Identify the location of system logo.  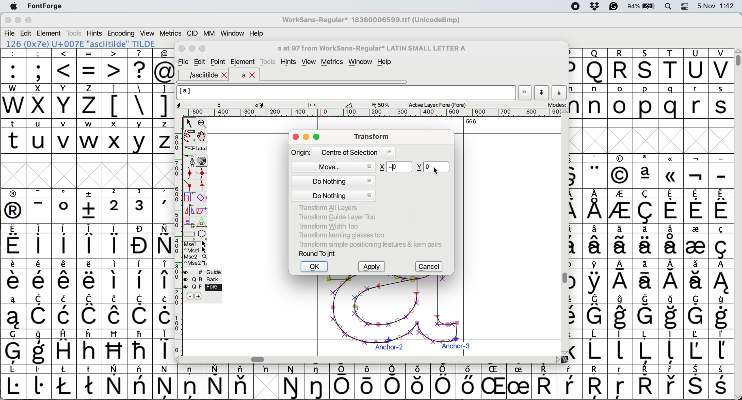
(14, 7).